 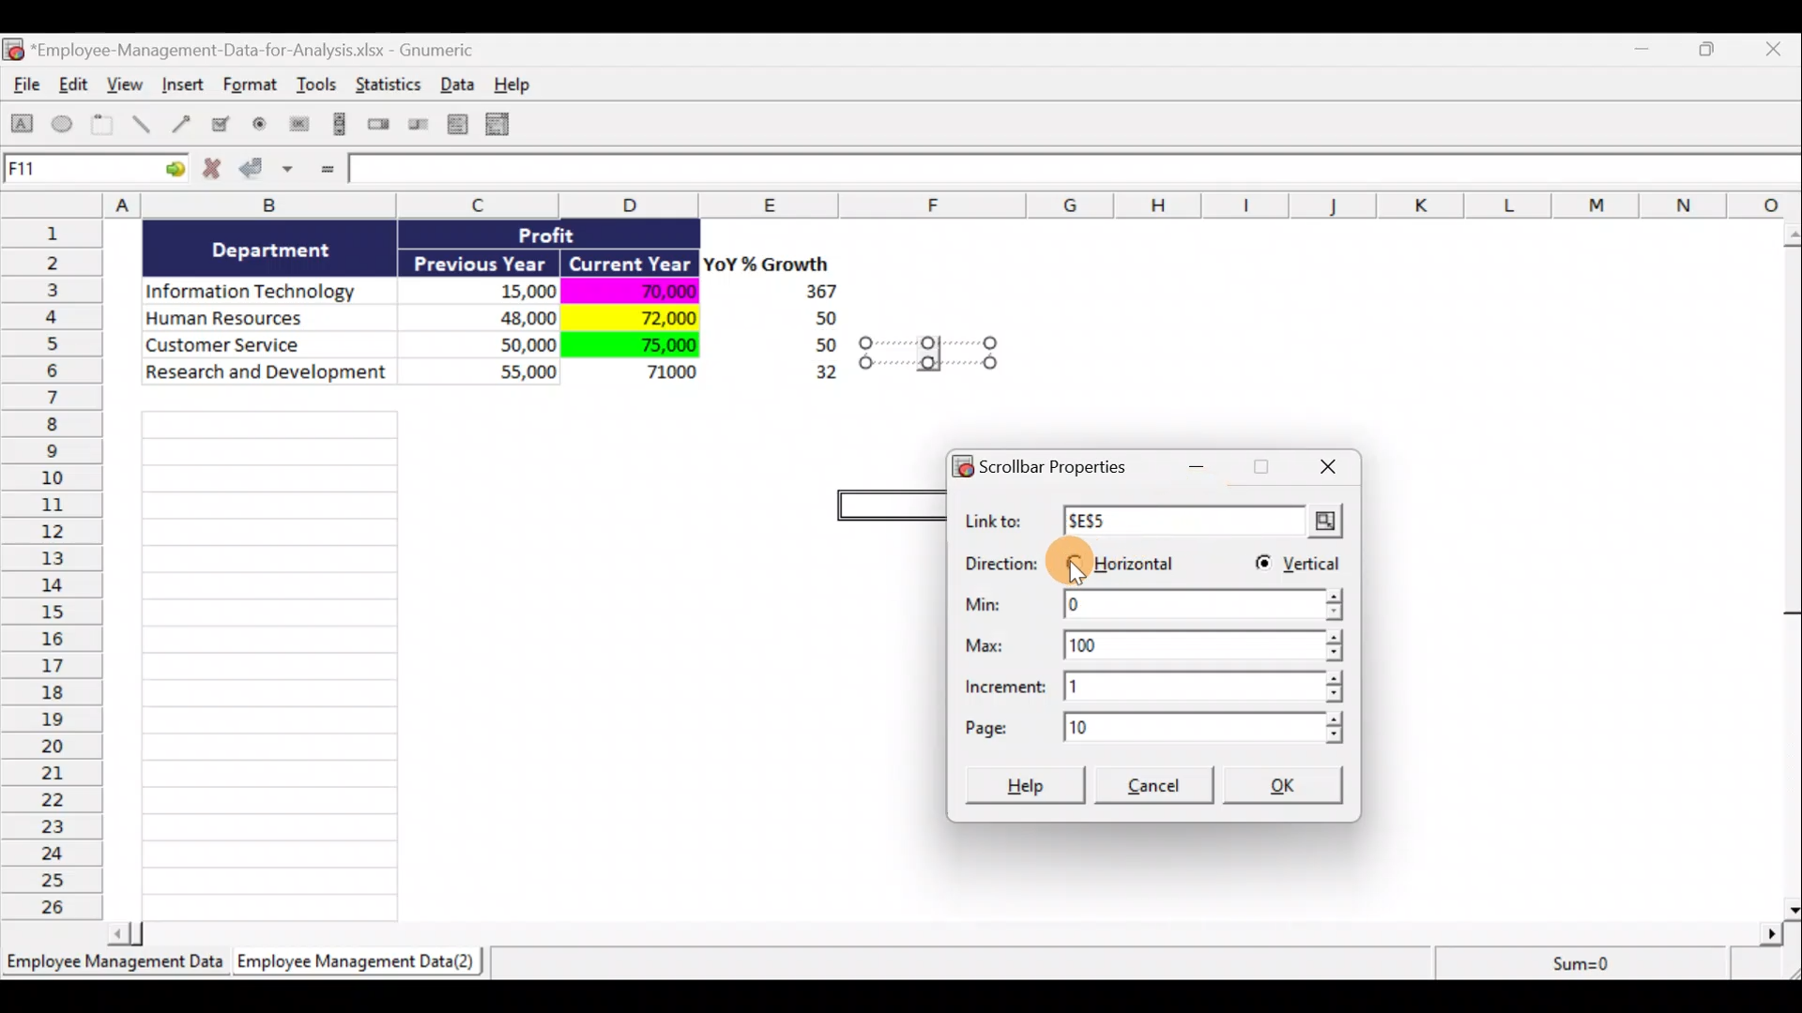 I want to click on Minimise, so click(x=1201, y=473).